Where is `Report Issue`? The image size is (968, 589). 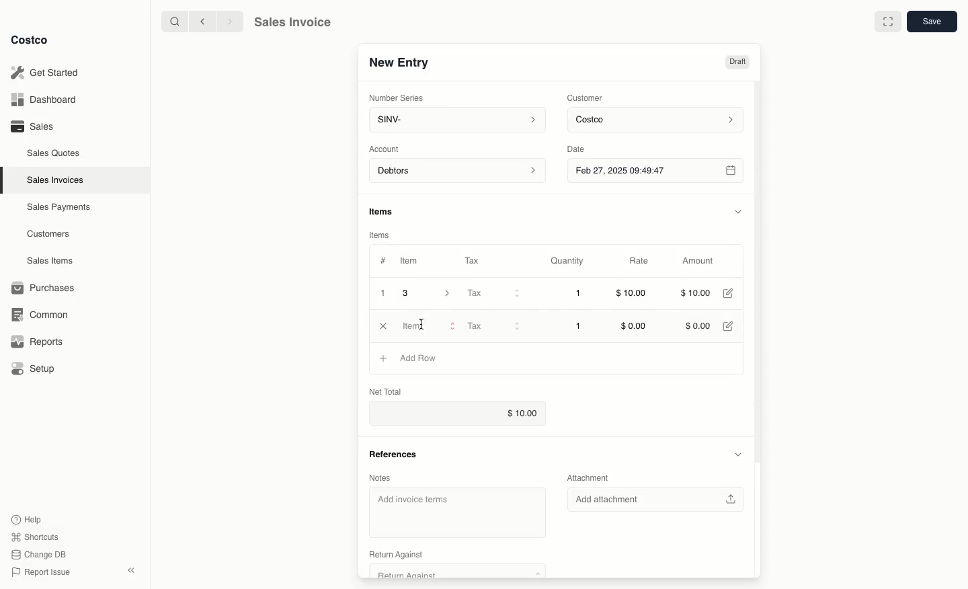 Report Issue is located at coordinates (41, 572).